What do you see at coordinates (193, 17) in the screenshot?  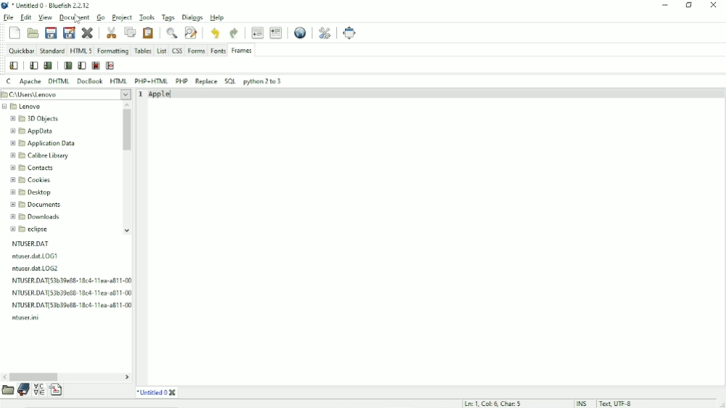 I see `Dialogs` at bounding box center [193, 17].